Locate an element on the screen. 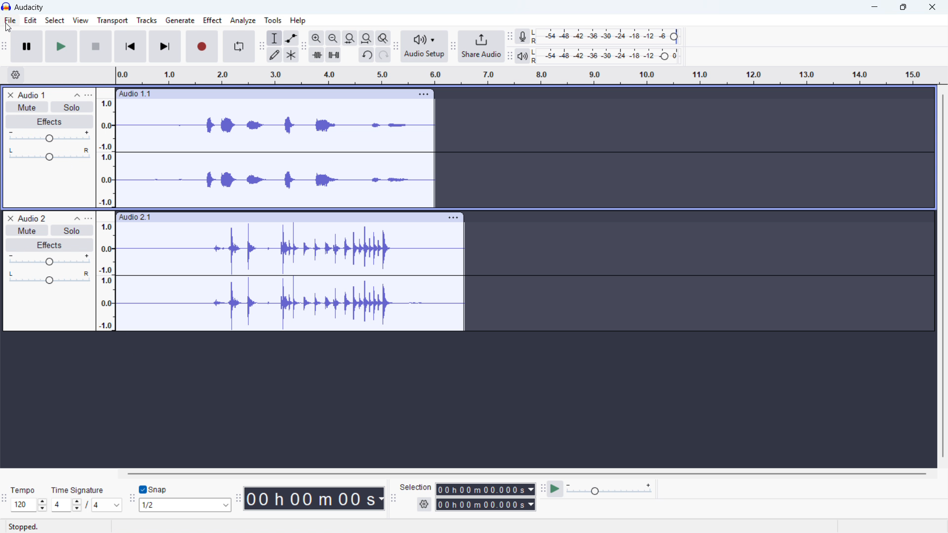  cursor  is located at coordinates (9, 28).